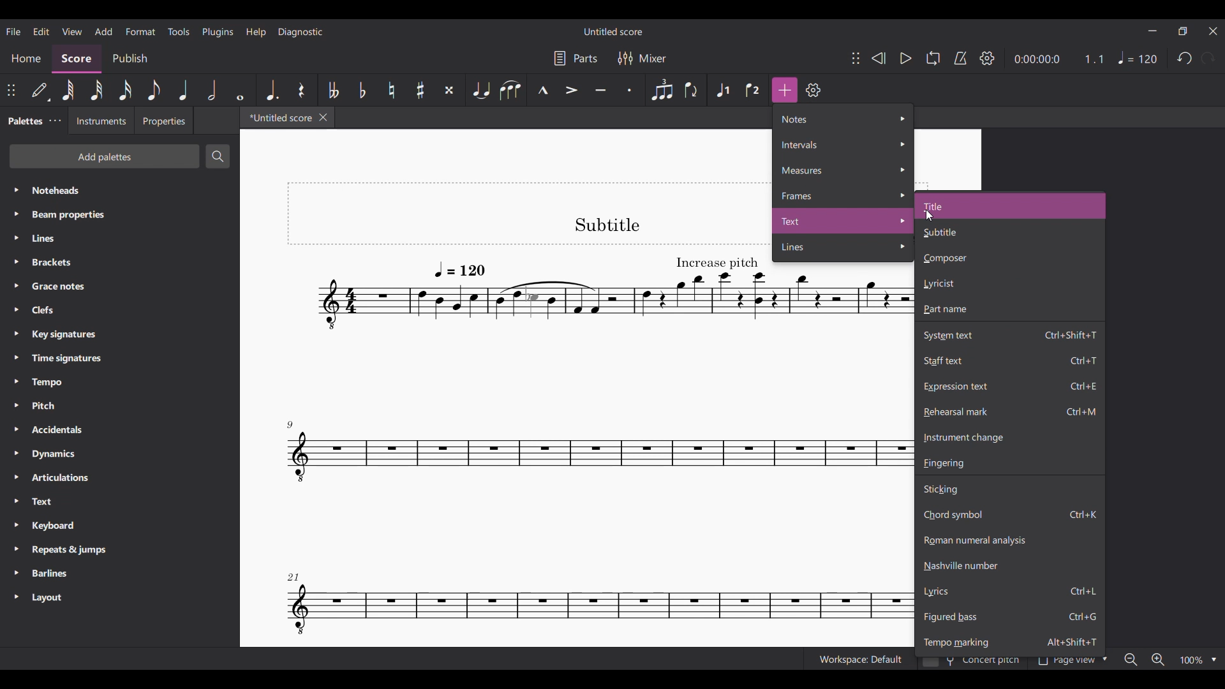  Describe the element at coordinates (929, 216) in the screenshot. I see `Cursor` at that location.